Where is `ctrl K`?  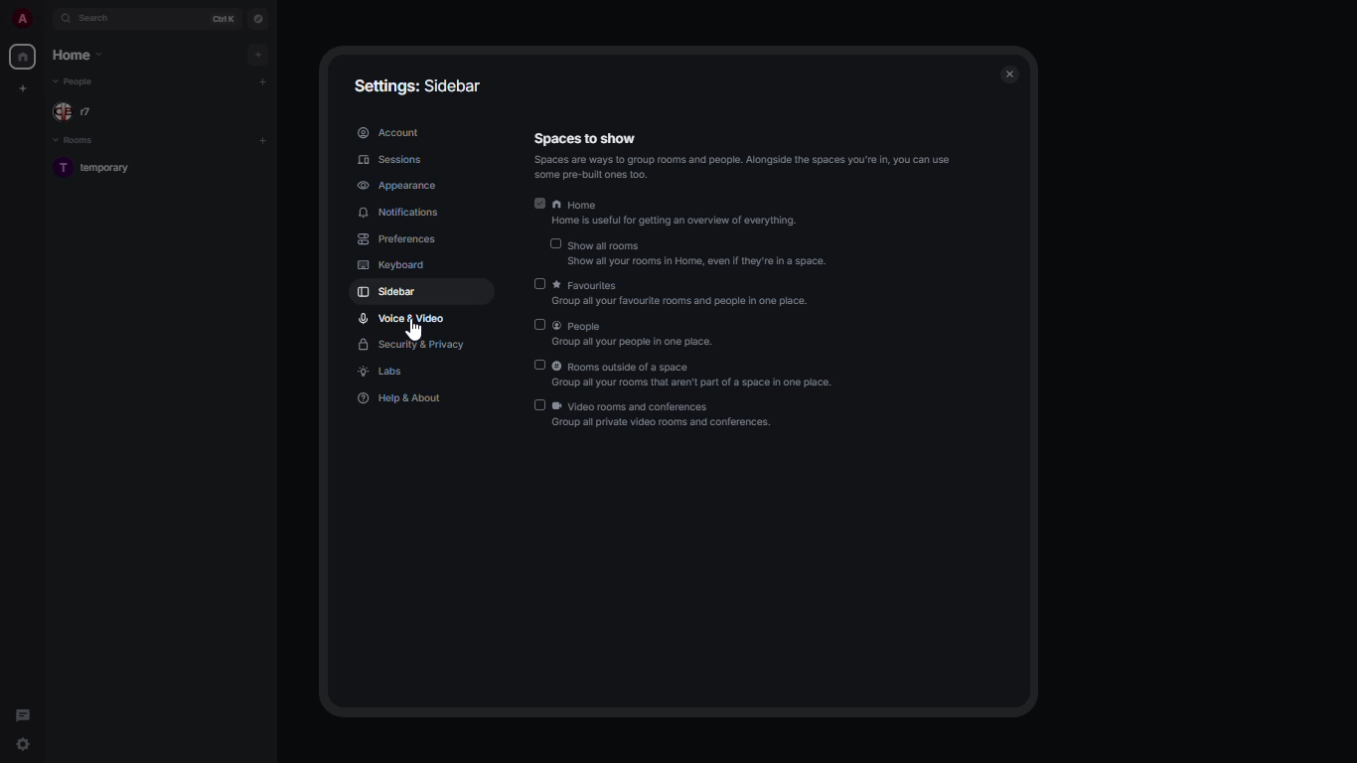 ctrl K is located at coordinates (223, 19).